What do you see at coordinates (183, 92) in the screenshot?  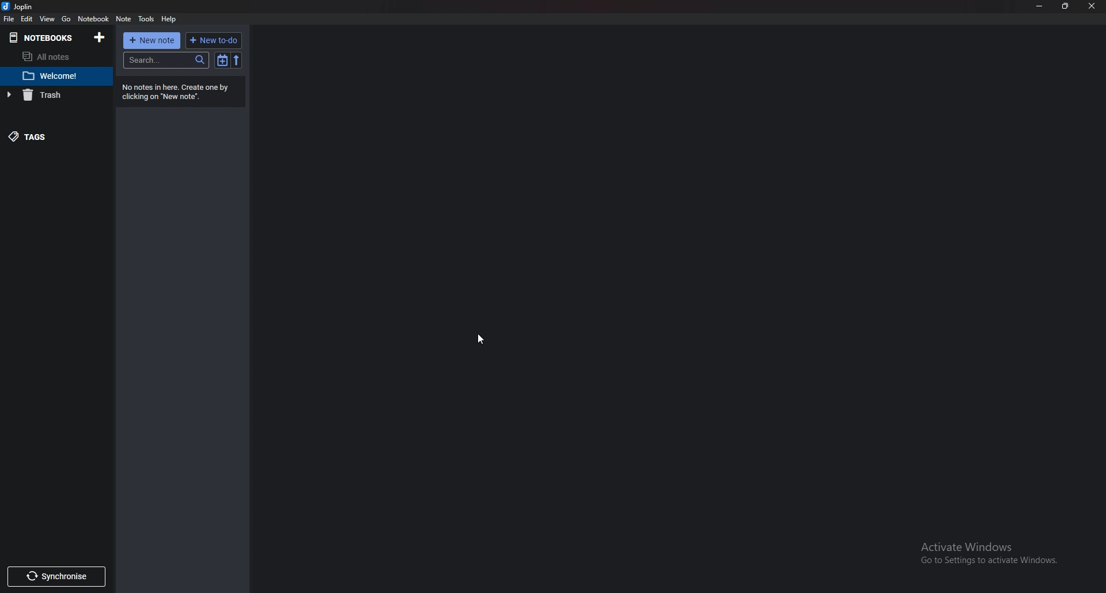 I see `Info` at bounding box center [183, 92].